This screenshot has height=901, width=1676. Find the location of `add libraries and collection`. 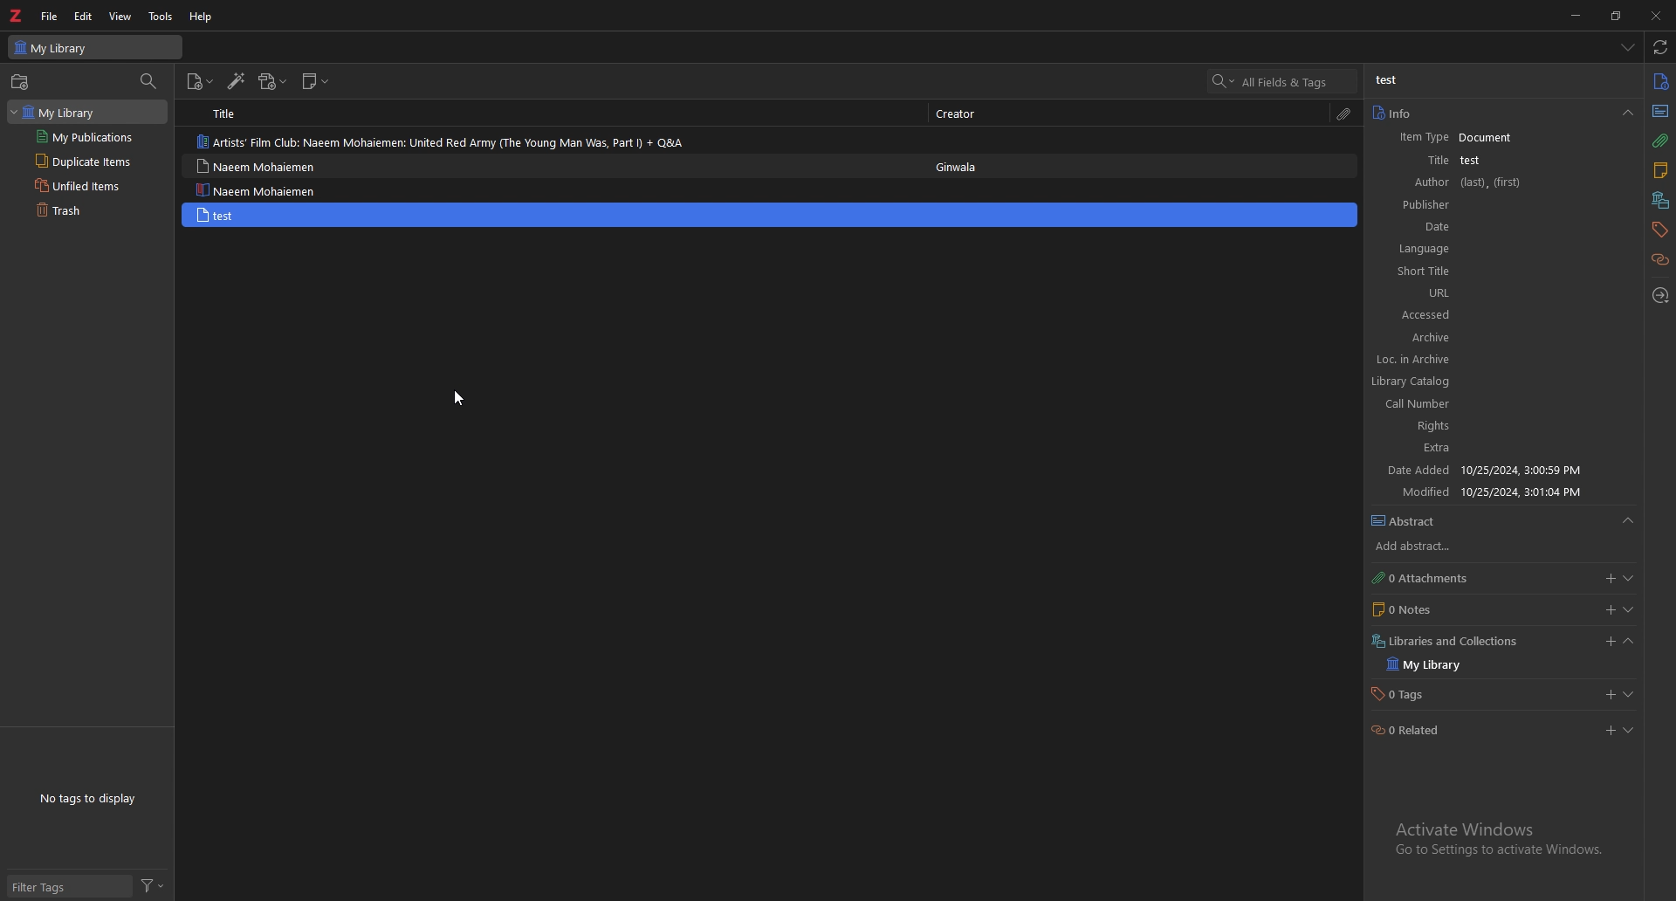

add libraries and collection is located at coordinates (1605, 732).